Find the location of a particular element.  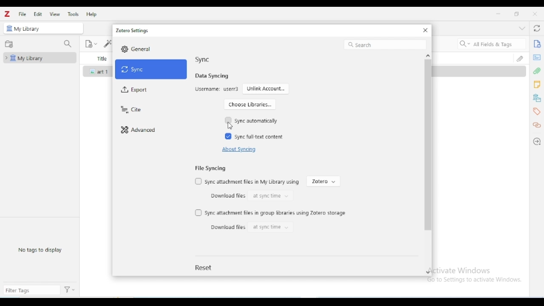

maximize is located at coordinates (516, 14).